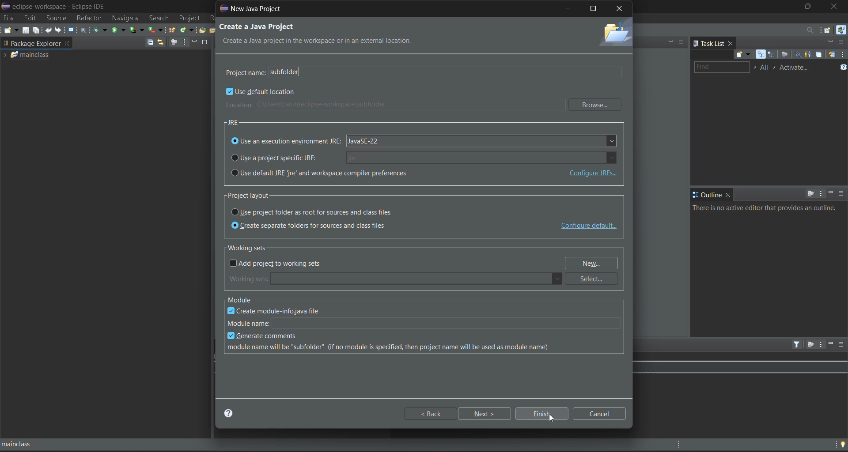  Describe the element at coordinates (843, 68) in the screenshot. I see `show tasks UI legend` at that location.